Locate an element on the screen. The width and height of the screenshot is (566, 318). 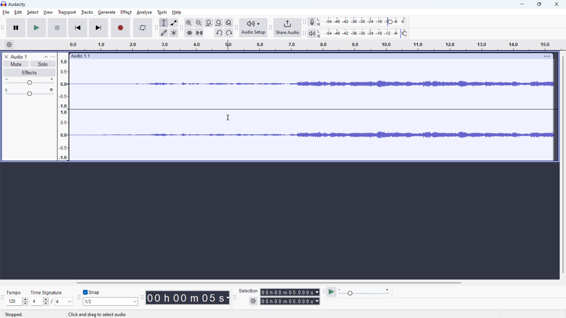
LR is located at coordinates (321, 32).